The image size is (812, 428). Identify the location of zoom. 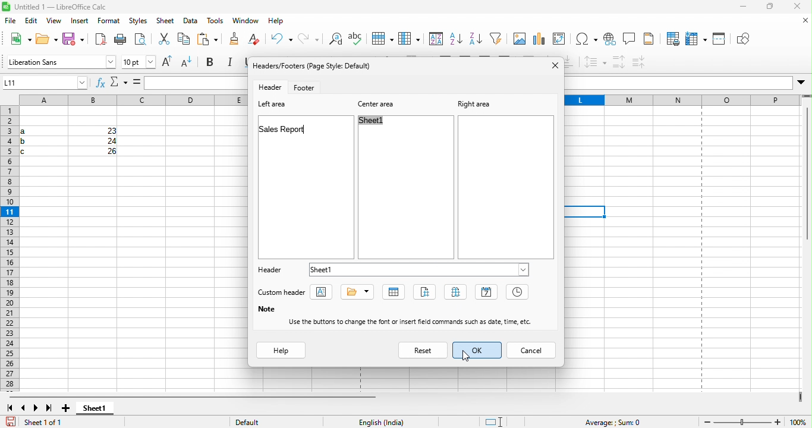
(744, 420).